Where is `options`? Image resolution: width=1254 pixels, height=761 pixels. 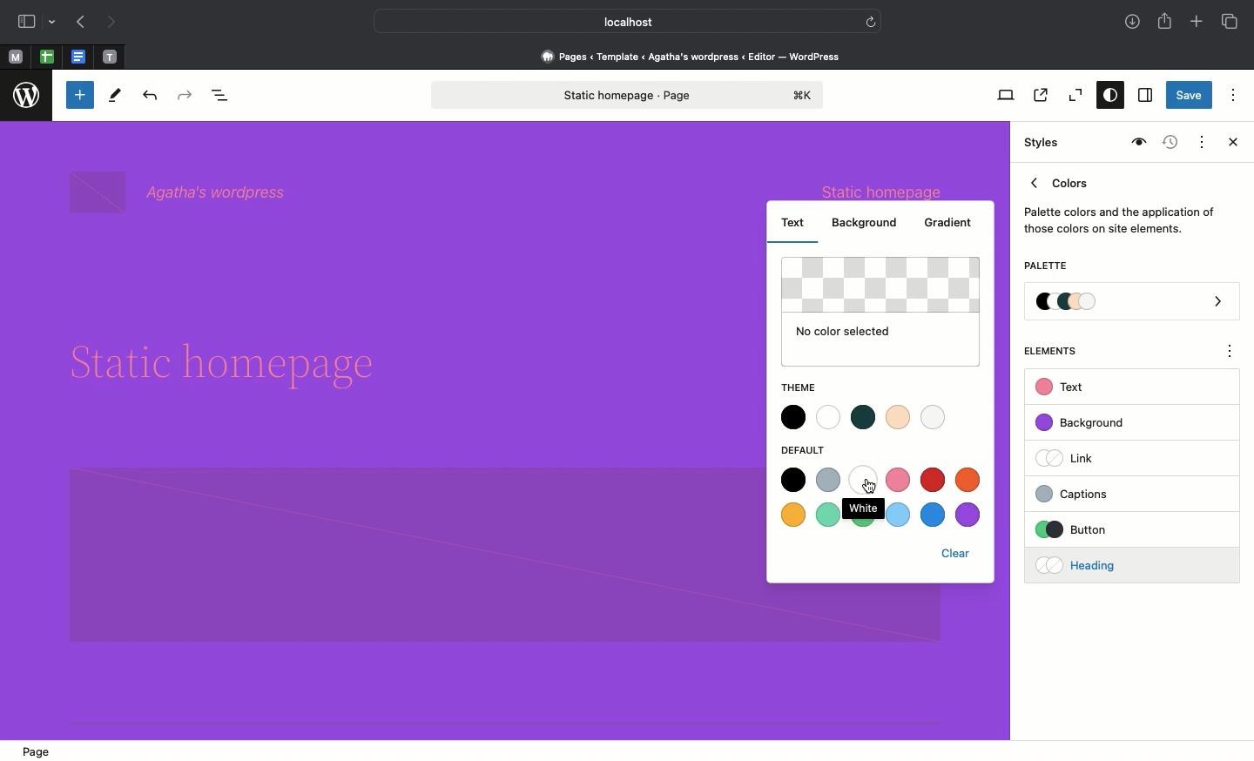
options is located at coordinates (1230, 354).